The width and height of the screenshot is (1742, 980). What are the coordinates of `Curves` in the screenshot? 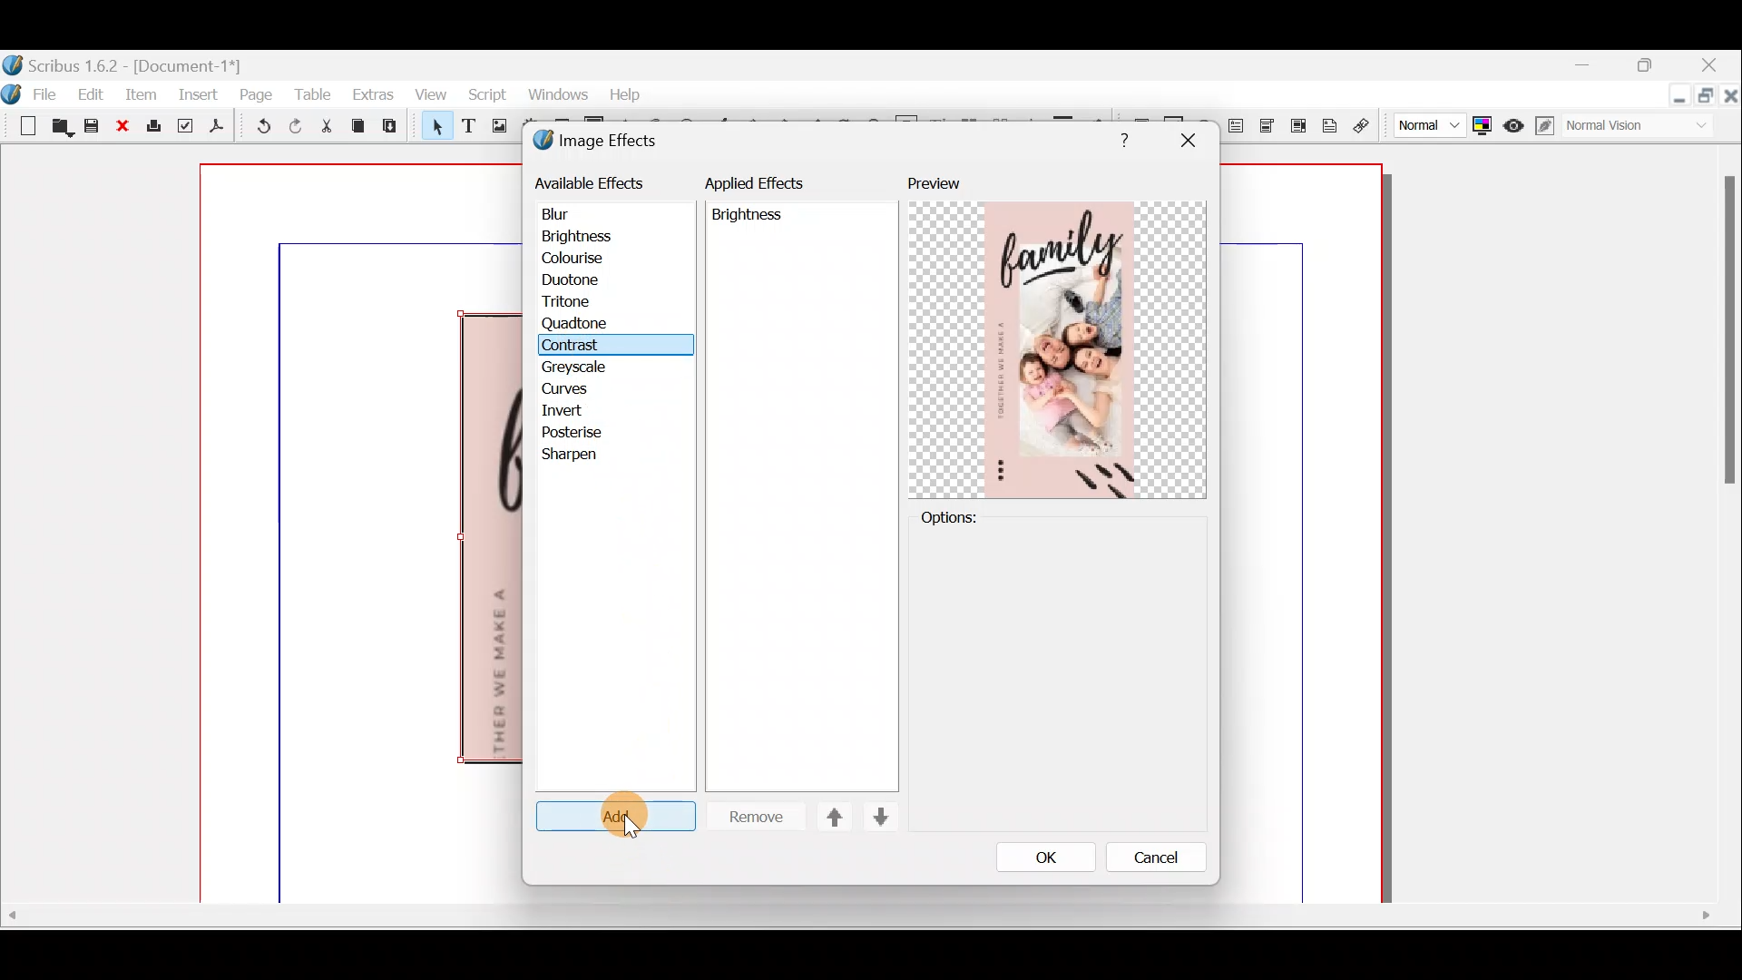 It's located at (578, 388).